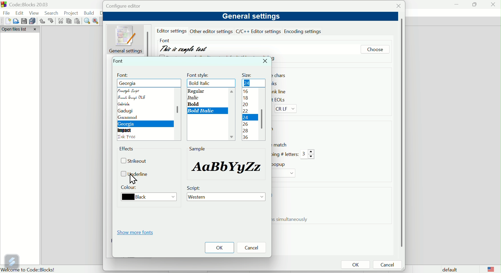 This screenshot has width=501, height=273. I want to click on 16, so click(249, 83).